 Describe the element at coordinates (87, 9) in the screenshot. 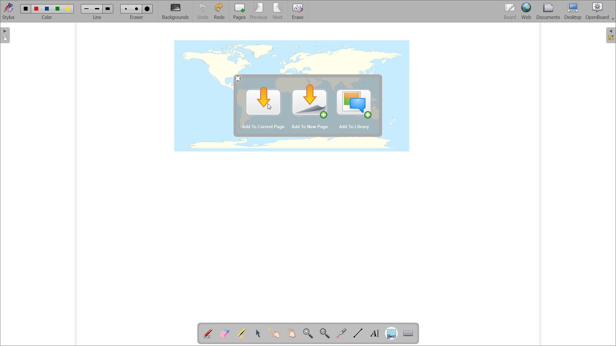

I see `small` at that location.